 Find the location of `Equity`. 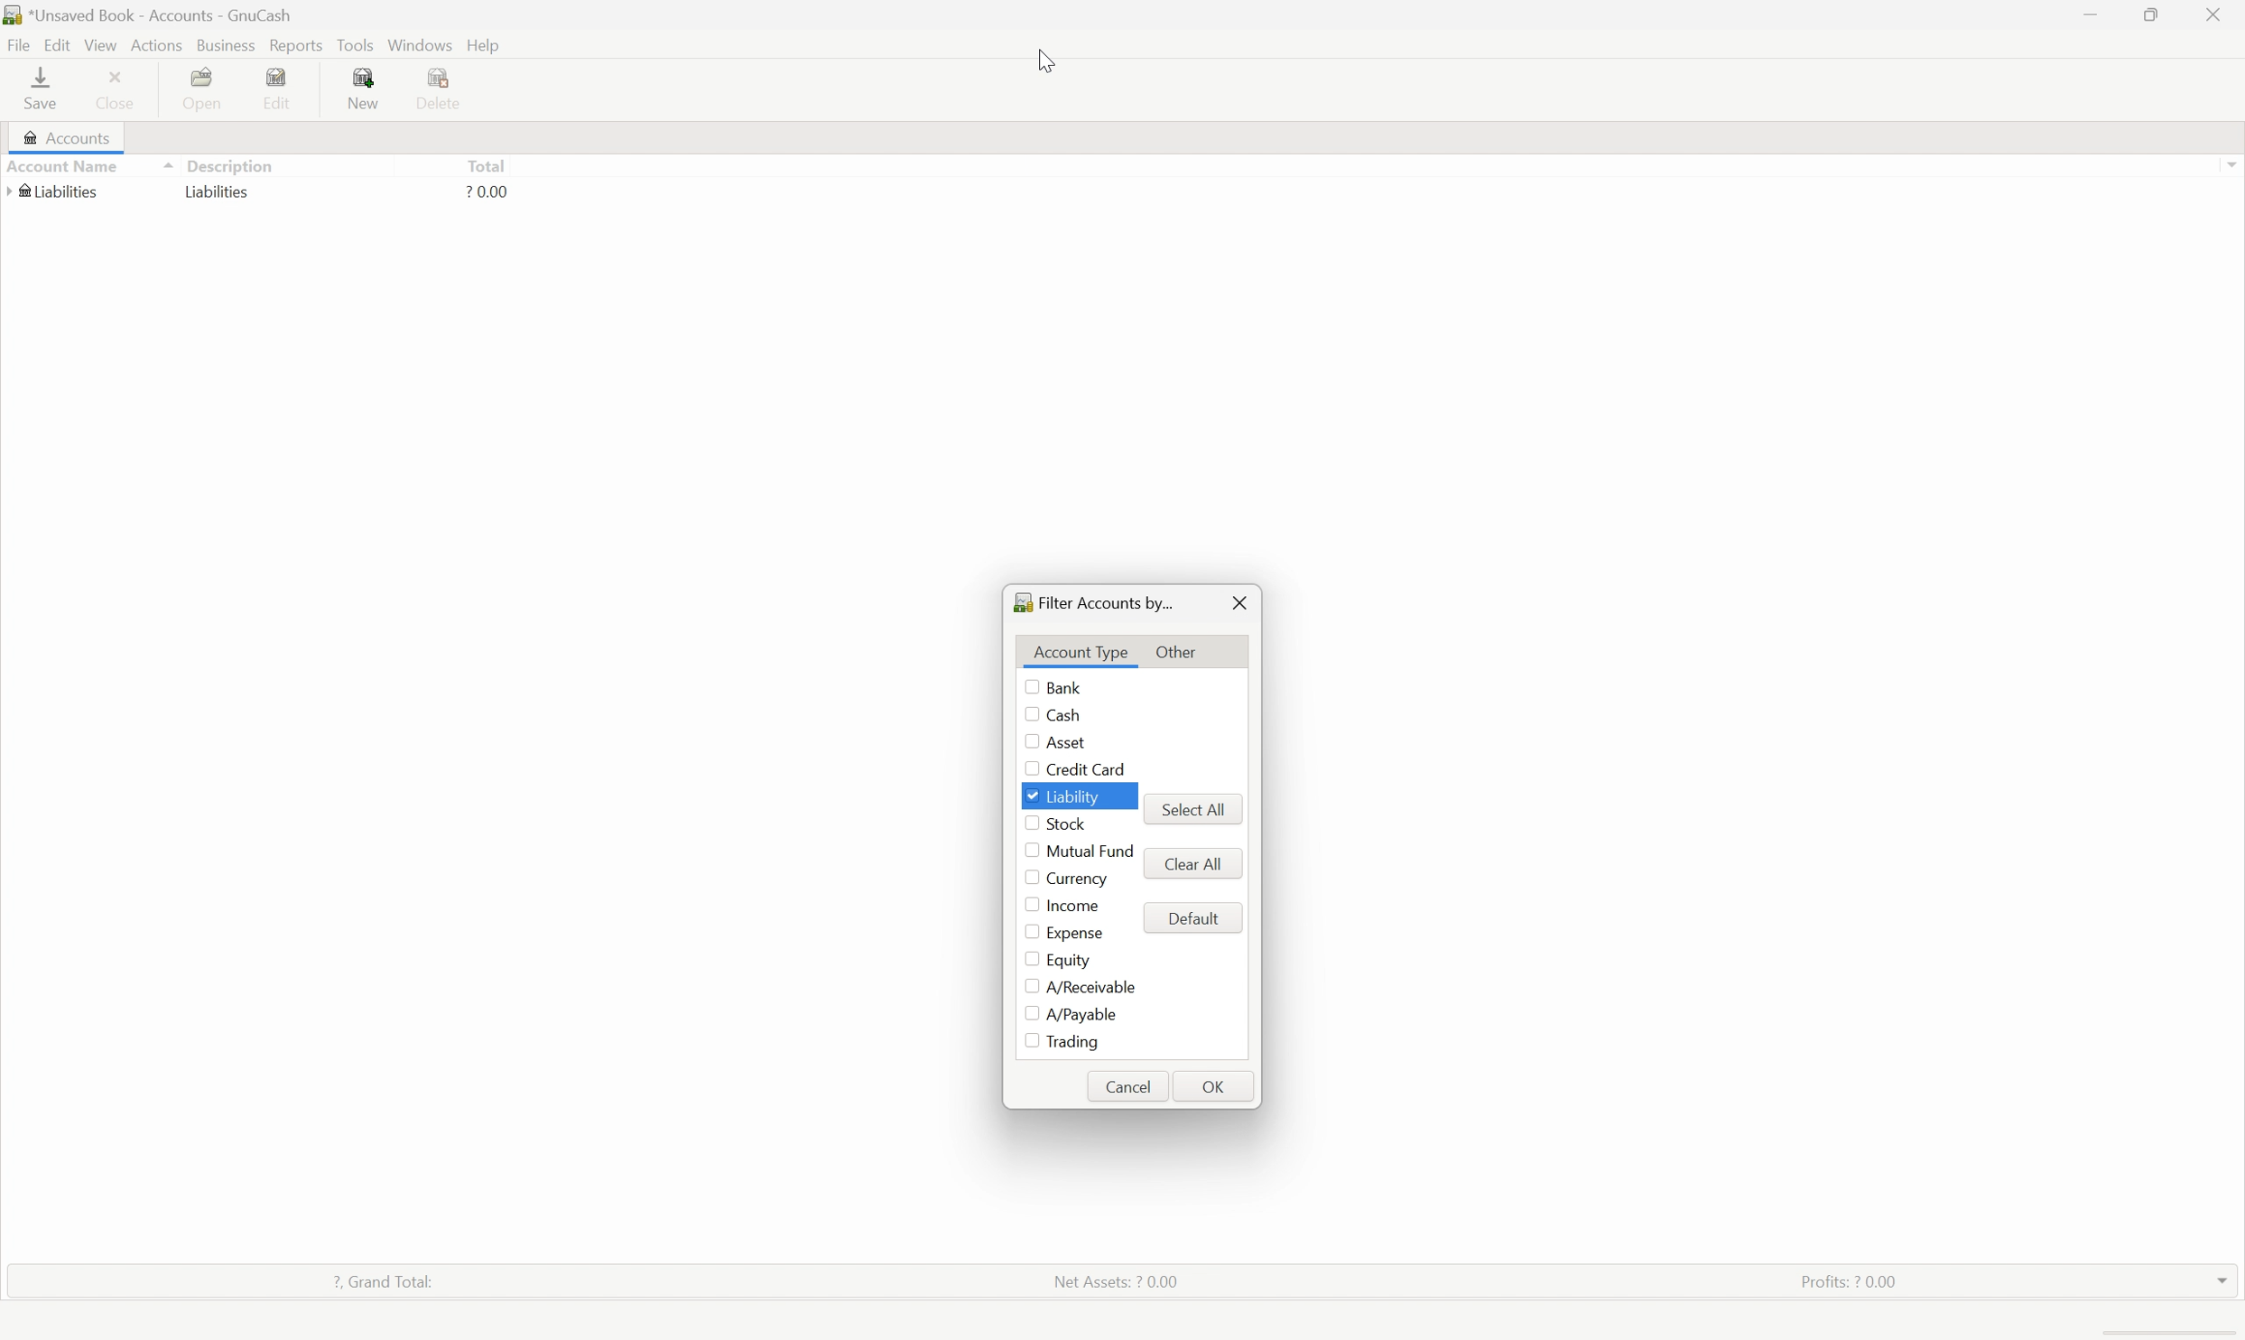

Equity is located at coordinates (1071, 959).